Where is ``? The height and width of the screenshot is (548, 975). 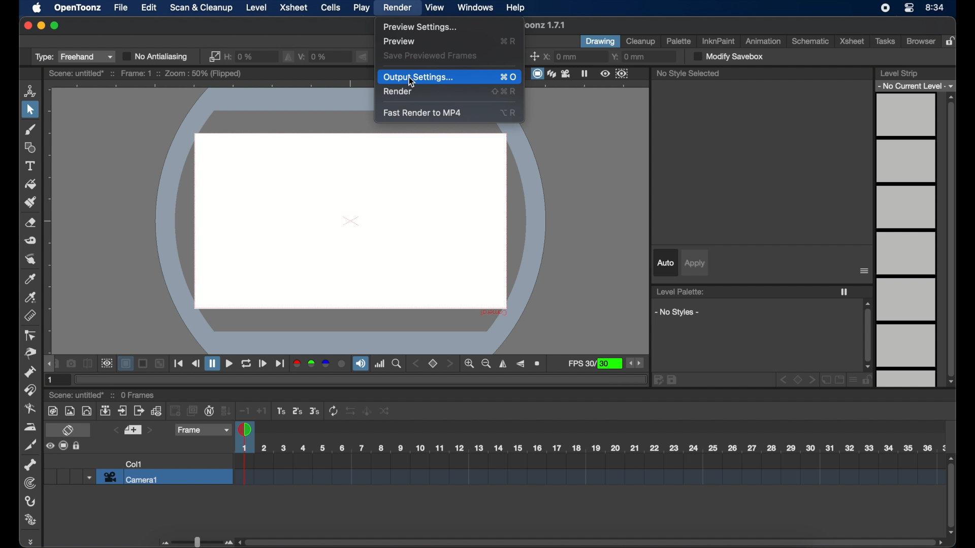
 is located at coordinates (855, 381).